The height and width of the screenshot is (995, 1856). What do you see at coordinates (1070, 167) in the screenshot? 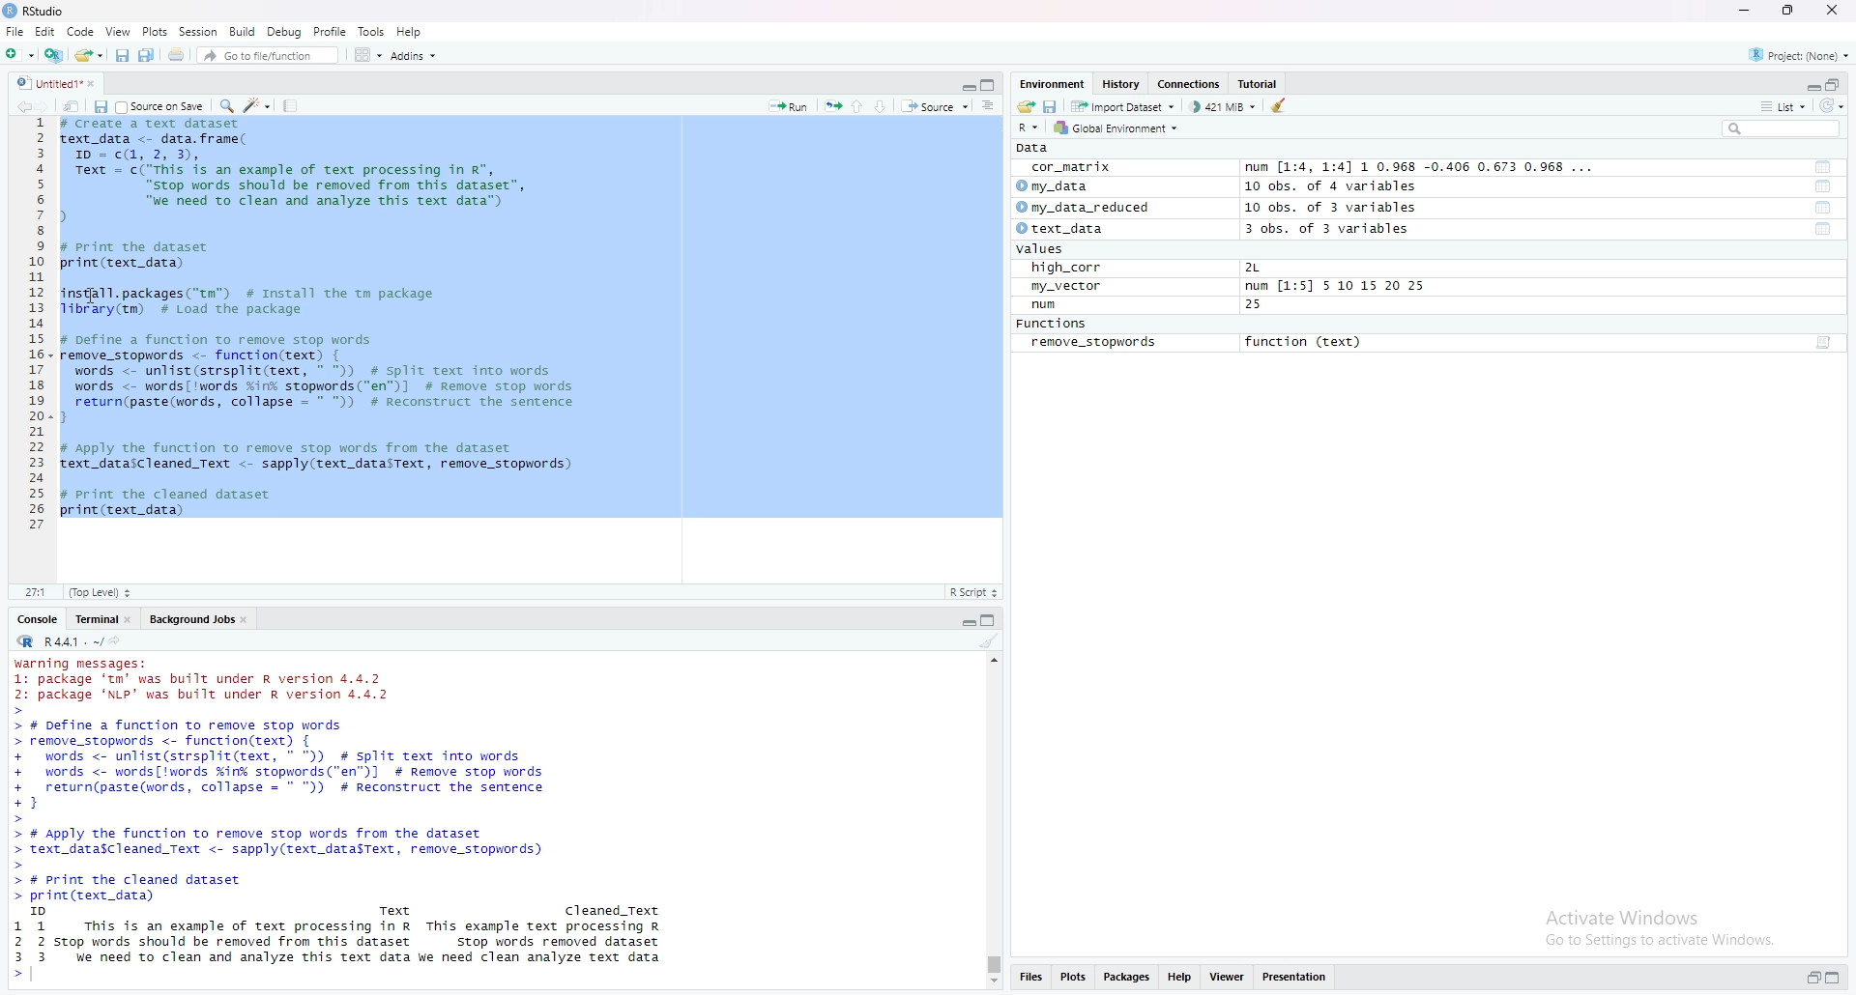
I see `cor_matrix` at bounding box center [1070, 167].